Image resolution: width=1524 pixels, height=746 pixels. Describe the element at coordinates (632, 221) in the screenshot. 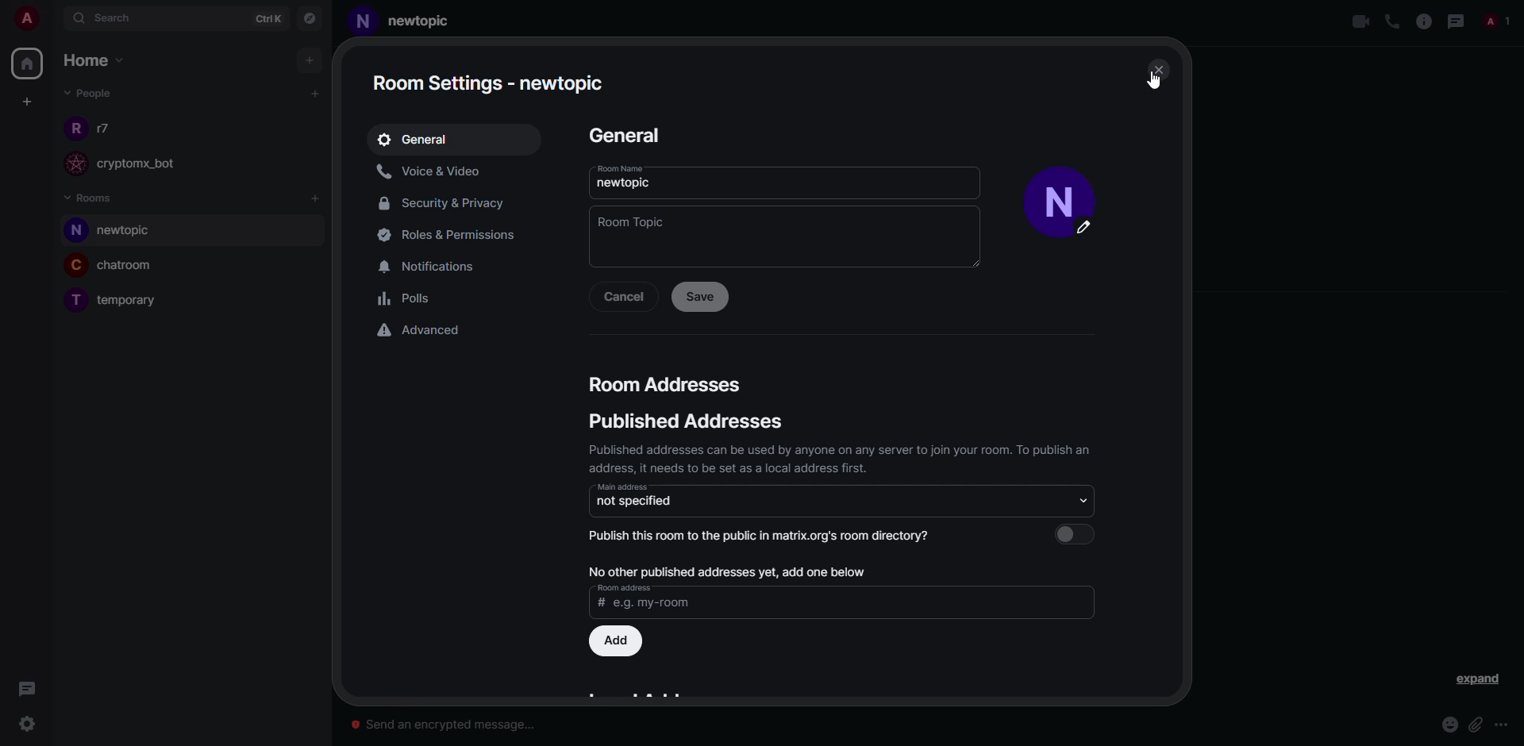

I see `room topic` at that location.